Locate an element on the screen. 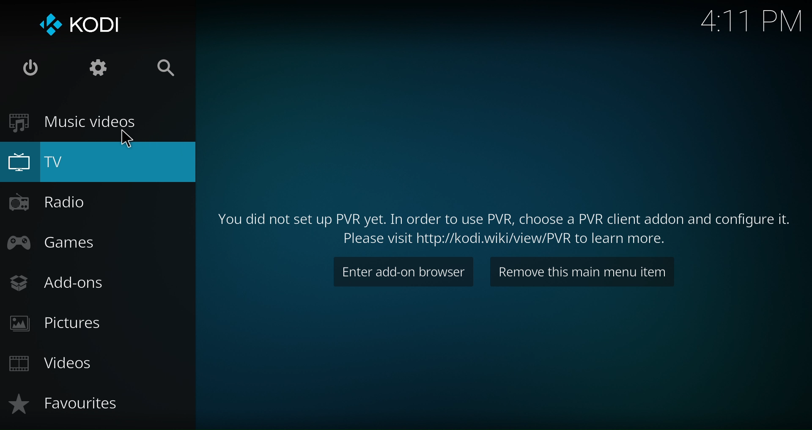 The height and width of the screenshot is (430, 812). Power options is located at coordinates (30, 66).